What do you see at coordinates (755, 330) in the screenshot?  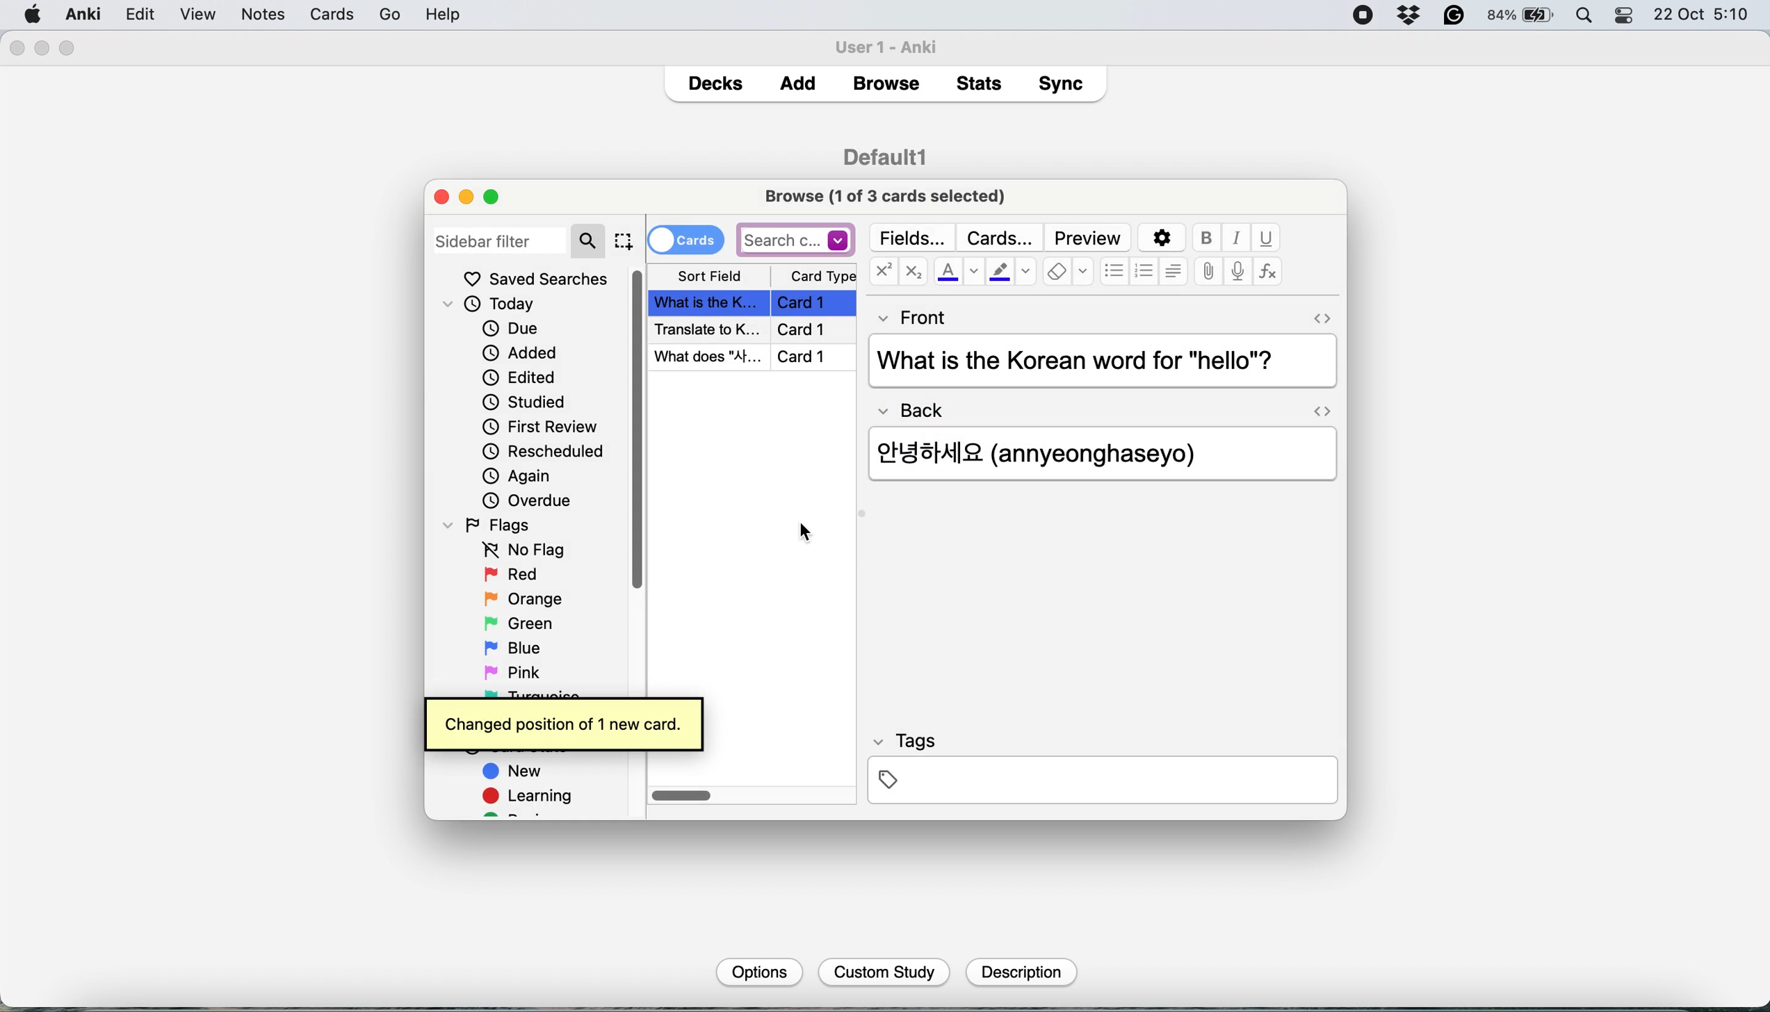 I see `What is the K... Card 1
Translate toK... Card 1
What does "At... Card 1` at bounding box center [755, 330].